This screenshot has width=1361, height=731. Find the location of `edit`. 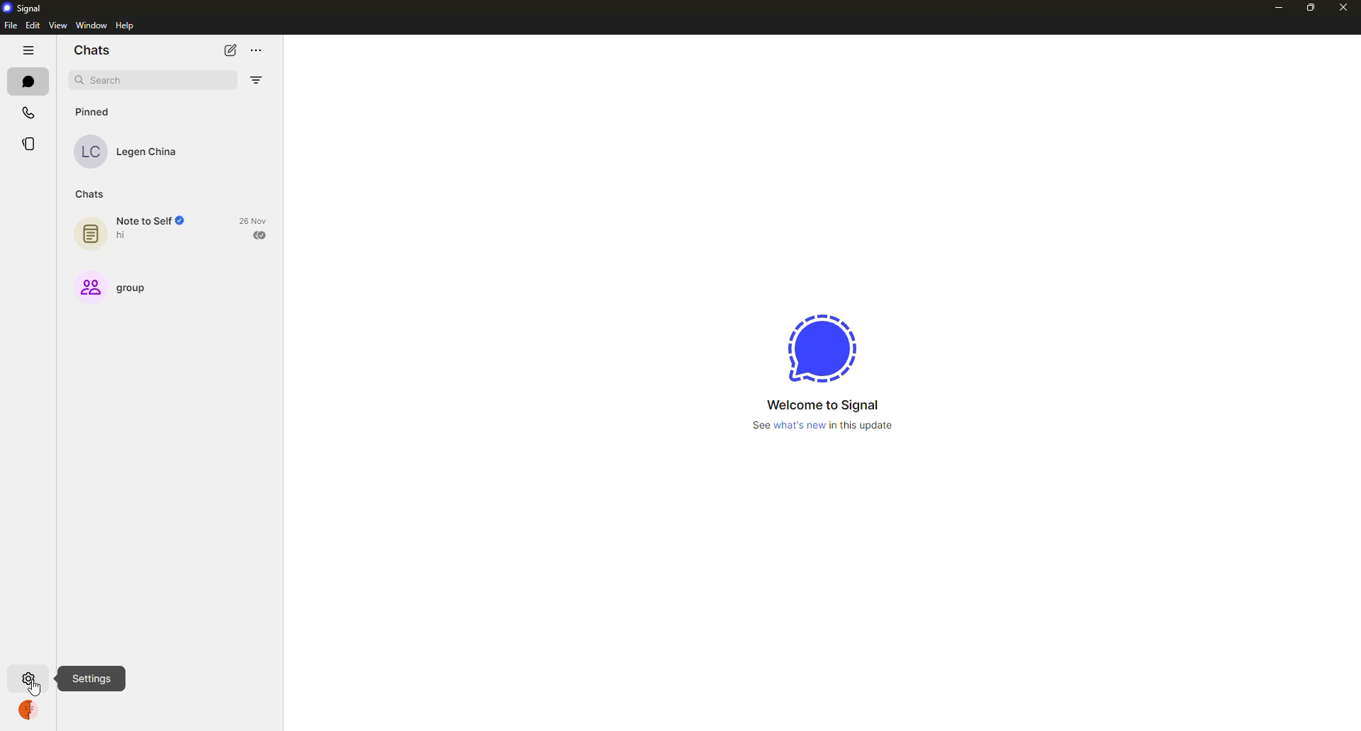

edit is located at coordinates (32, 26).